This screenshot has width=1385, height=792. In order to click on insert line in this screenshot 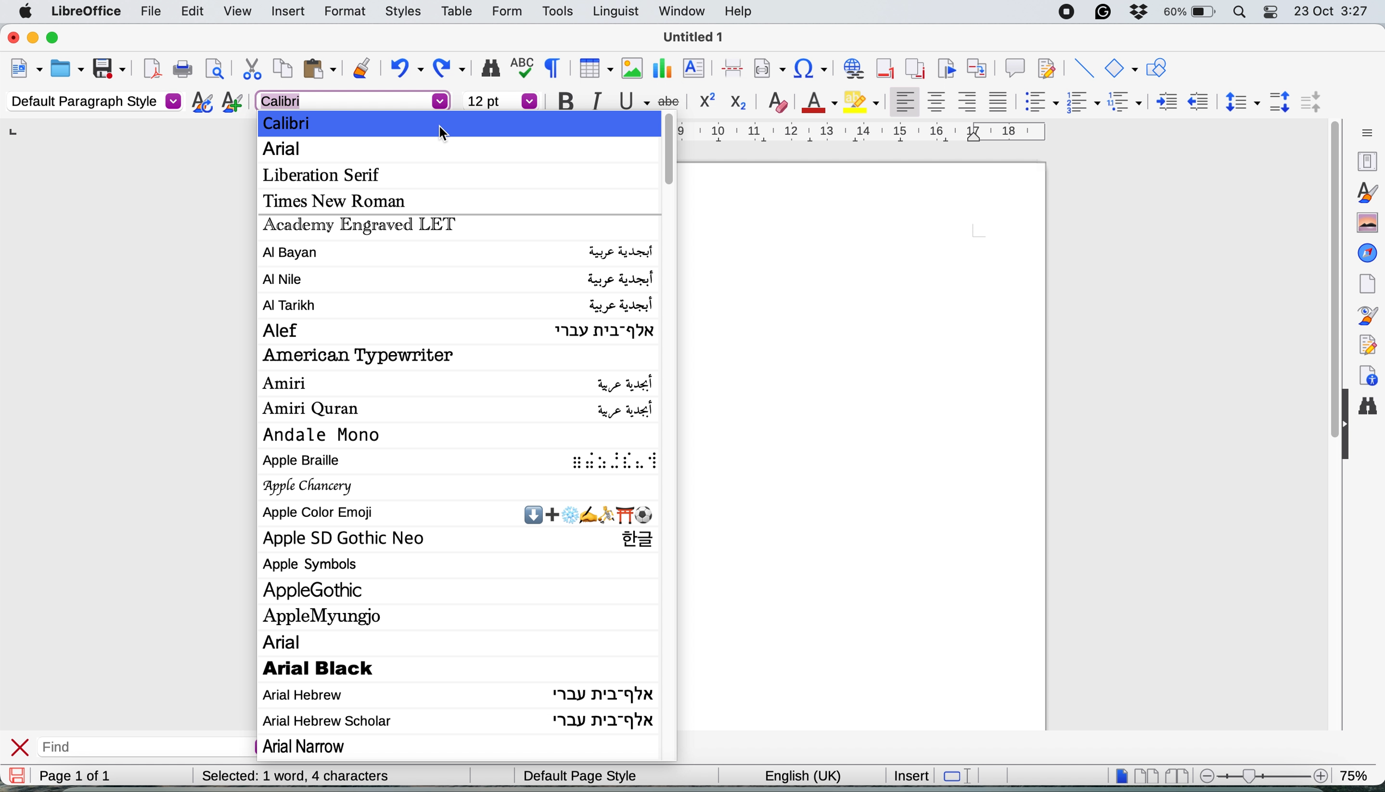, I will do `click(1084, 68)`.